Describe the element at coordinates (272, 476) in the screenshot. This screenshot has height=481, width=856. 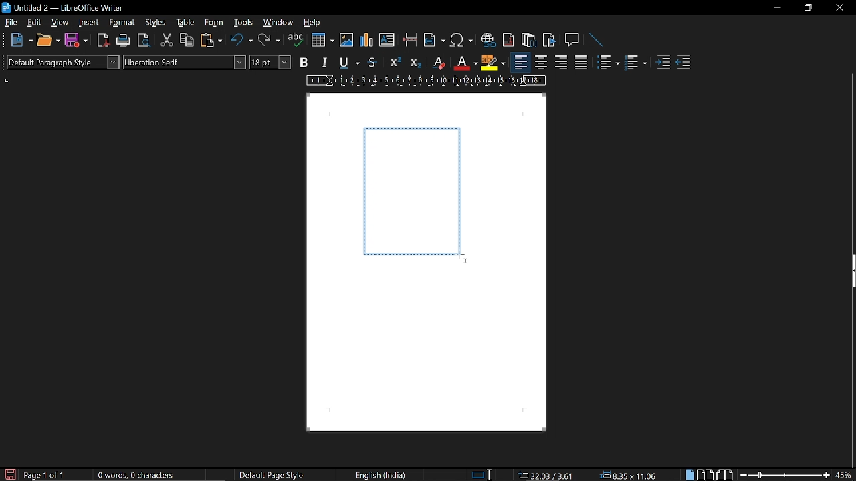
I see `Default: page style` at that location.